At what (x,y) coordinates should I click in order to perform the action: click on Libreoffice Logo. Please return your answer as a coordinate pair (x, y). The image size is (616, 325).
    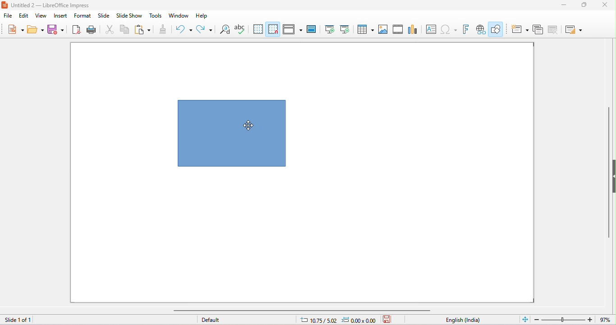
    Looking at the image, I should click on (4, 5).